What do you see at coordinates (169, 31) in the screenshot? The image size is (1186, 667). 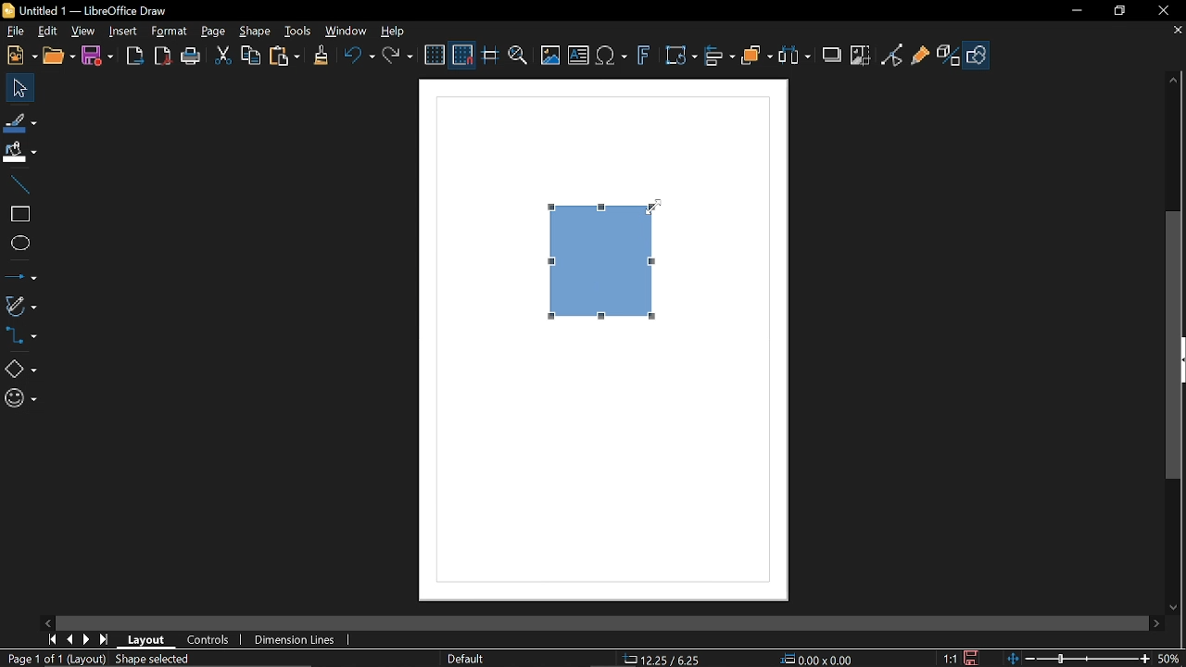 I see `Format` at bounding box center [169, 31].